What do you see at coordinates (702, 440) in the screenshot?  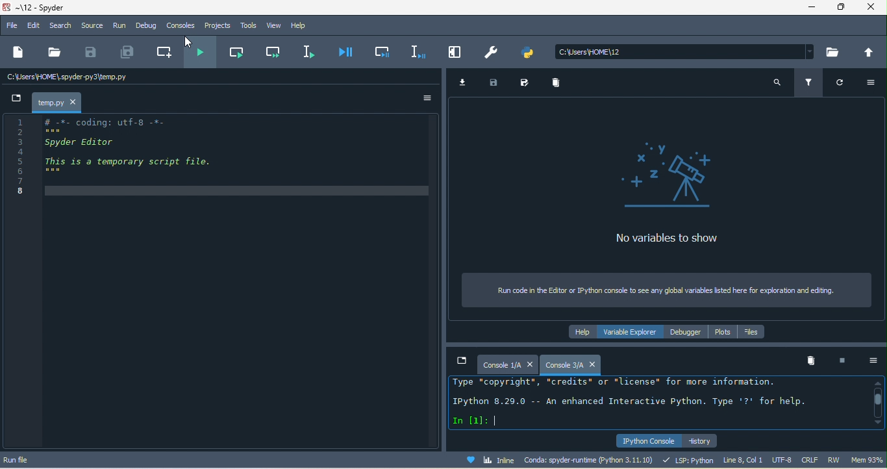 I see `history` at bounding box center [702, 440].